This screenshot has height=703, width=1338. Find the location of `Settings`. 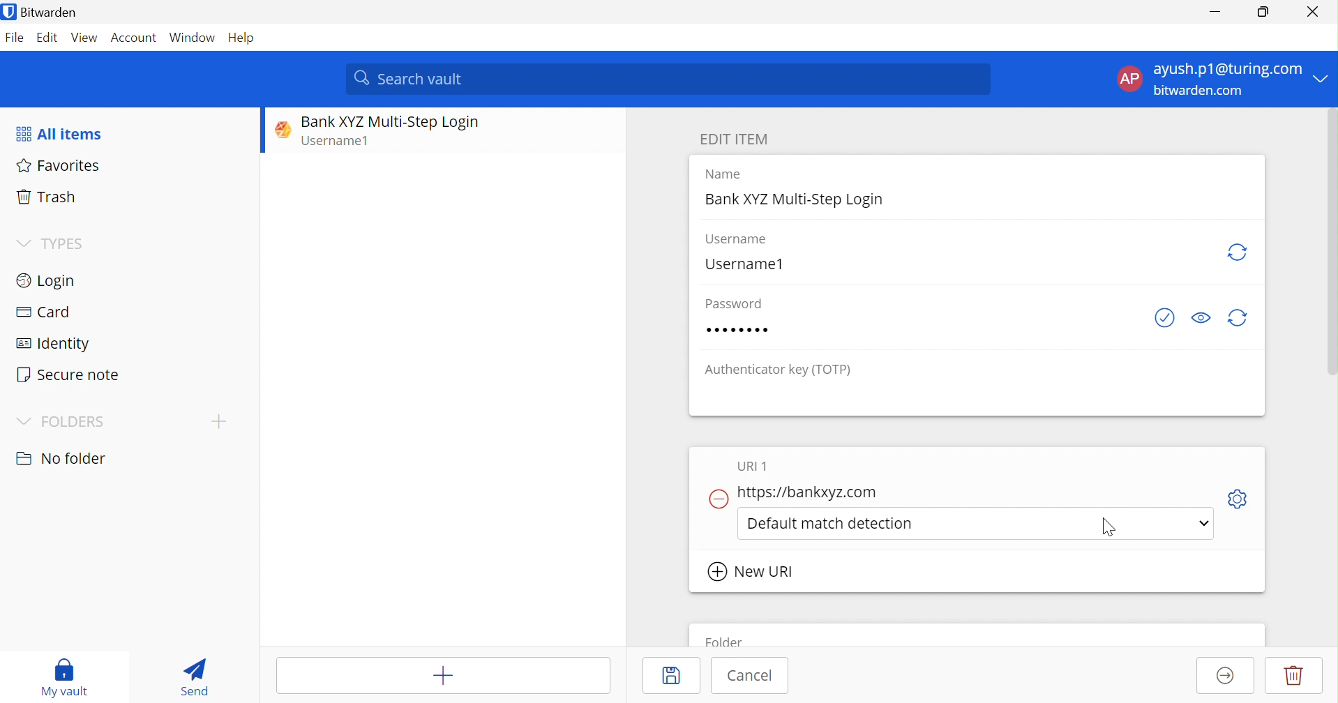

Settings is located at coordinates (1242, 497).